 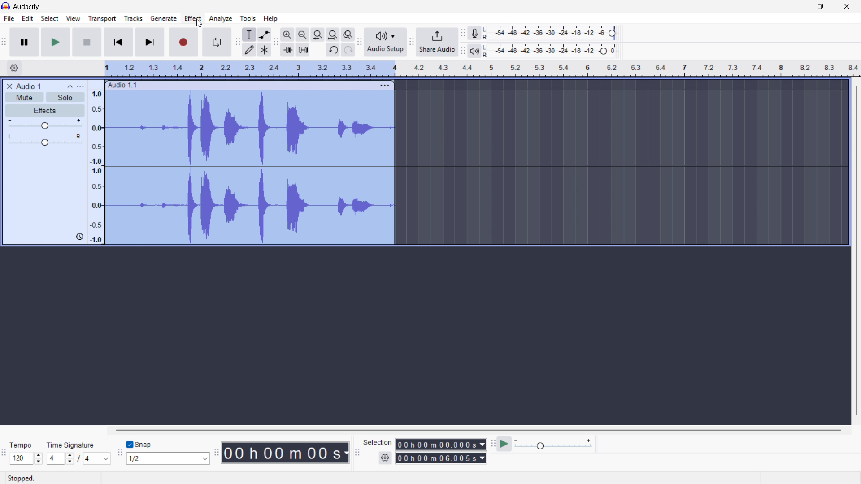 I want to click on View , so click(x=74, y=18).